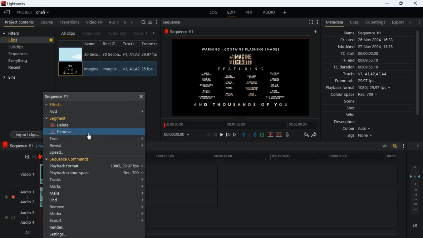 Image resolution: width=423 pixels, height=238 pixels. I want to click on fullscreen, so click(310, 21).